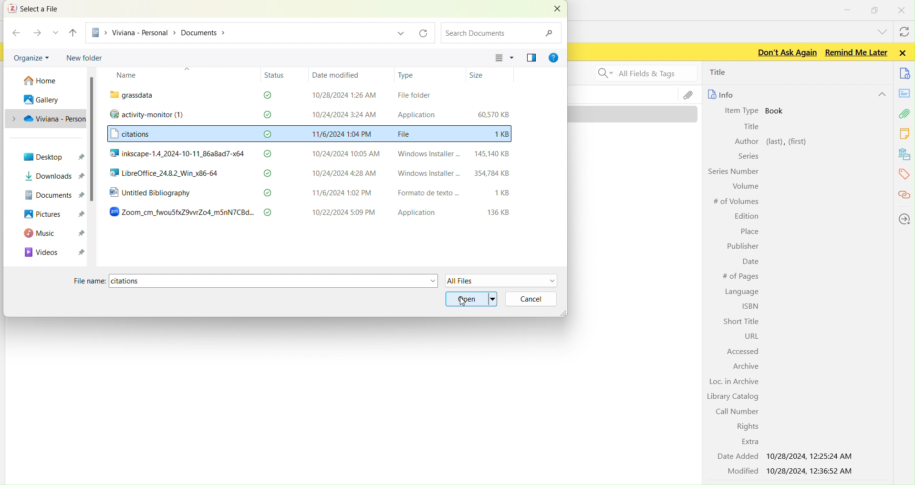 The width and height of the screenshot is (915, 485). What do you see at coordinates (338, 95) in the screenshot?
I see `10/28/2024 1:26 AM` at bounding box center [338, 95].